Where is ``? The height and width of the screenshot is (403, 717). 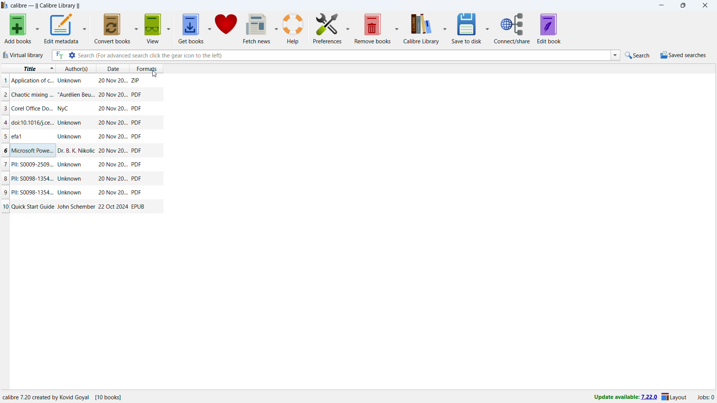
 is located at coordinates (62, 29).